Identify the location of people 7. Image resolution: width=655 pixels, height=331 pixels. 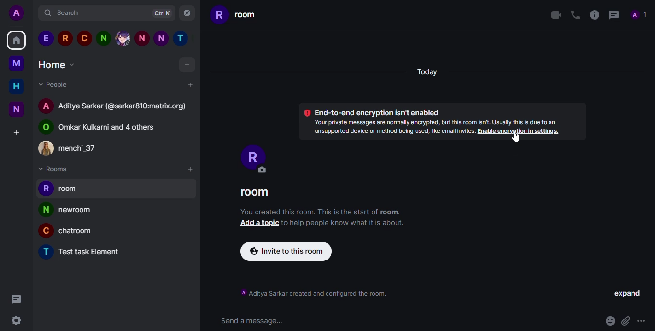
(161, 38).